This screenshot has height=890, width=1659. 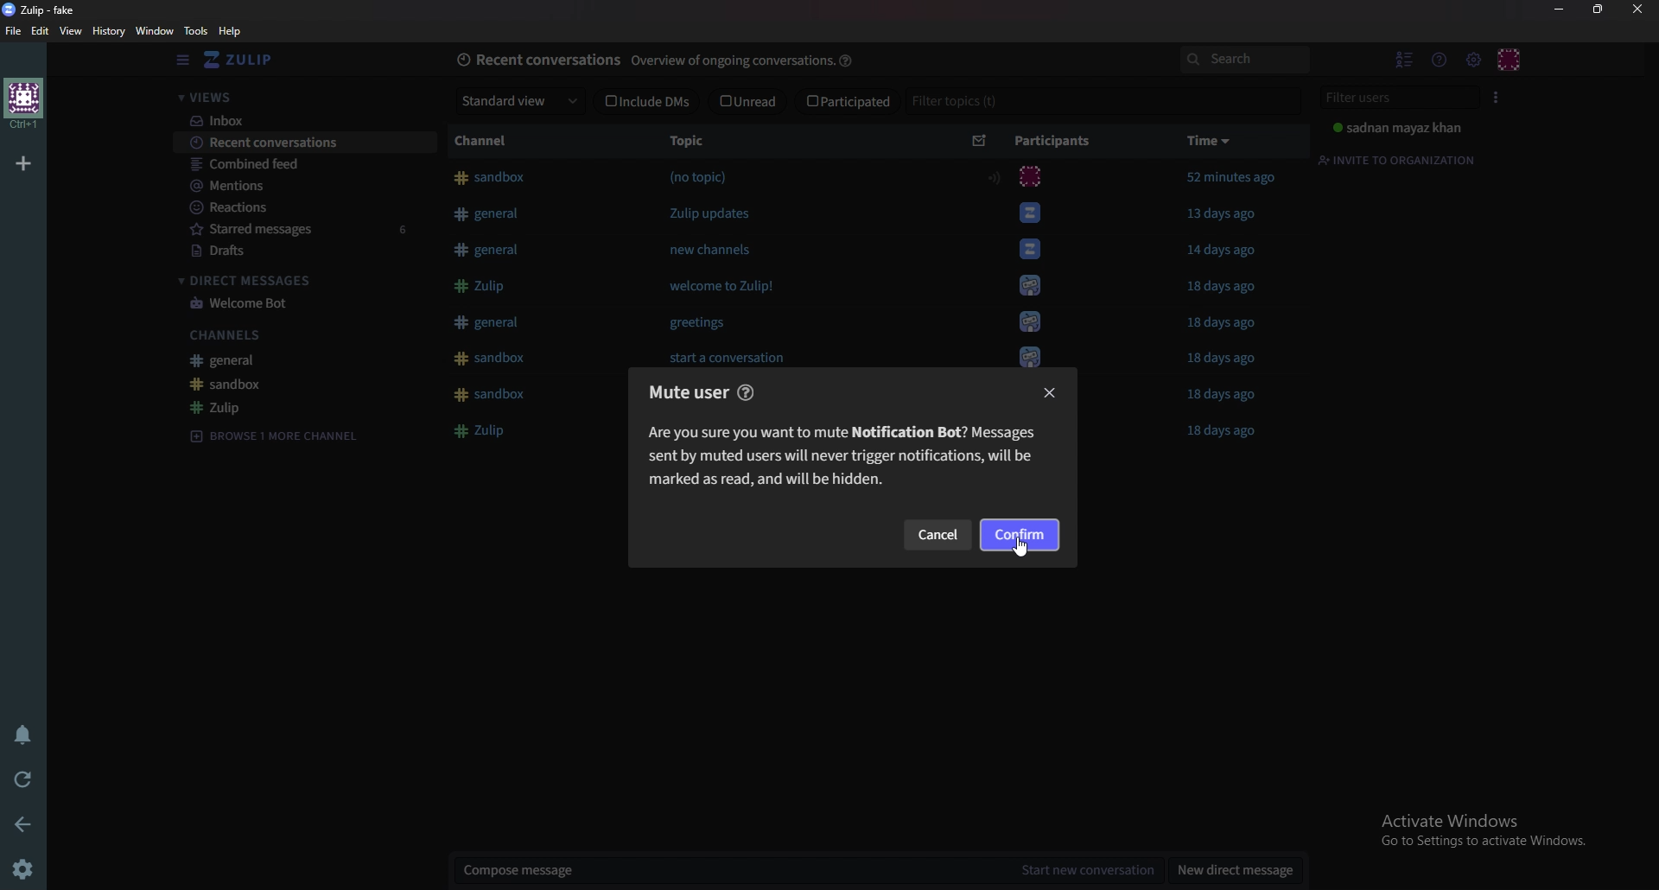 What do you see at coordinates (1029, 289) in the screenshot?
I see `icon` at bounding box center [1029, 289].